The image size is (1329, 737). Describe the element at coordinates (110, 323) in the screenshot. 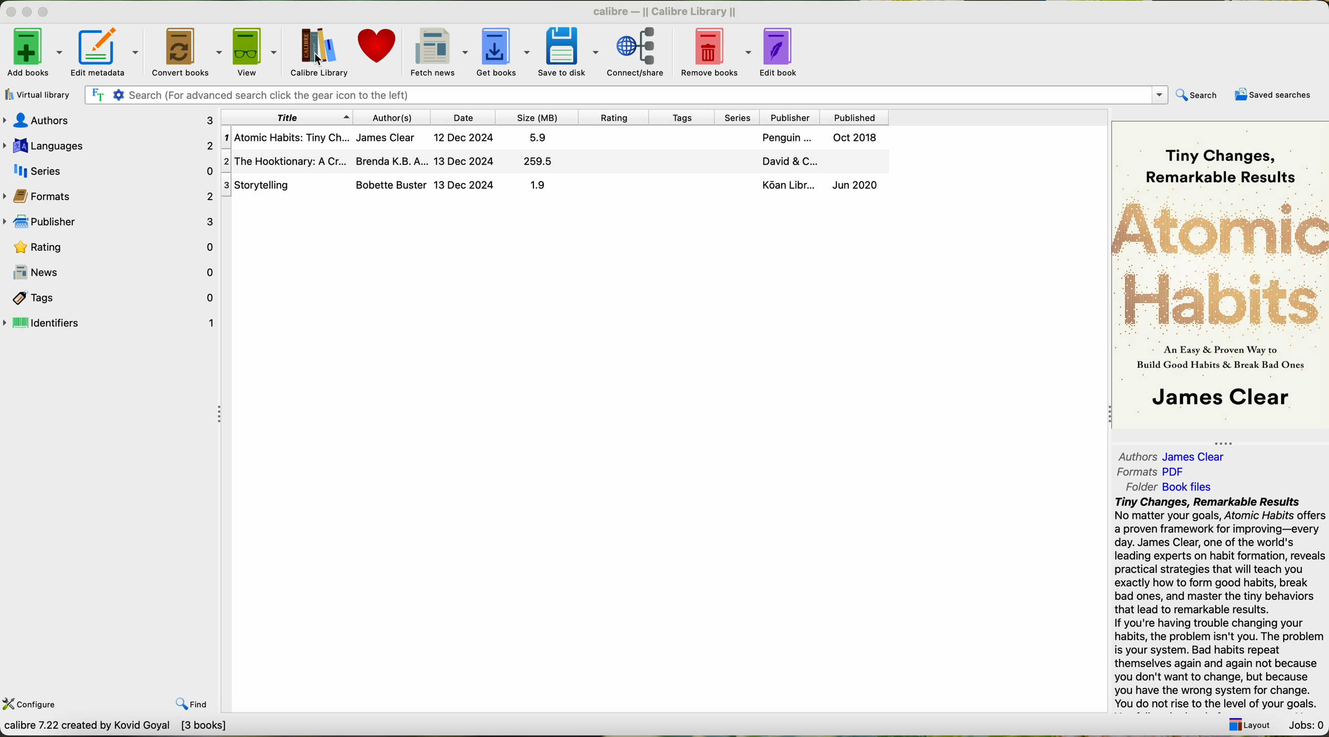

I see `identifiers` at that location.